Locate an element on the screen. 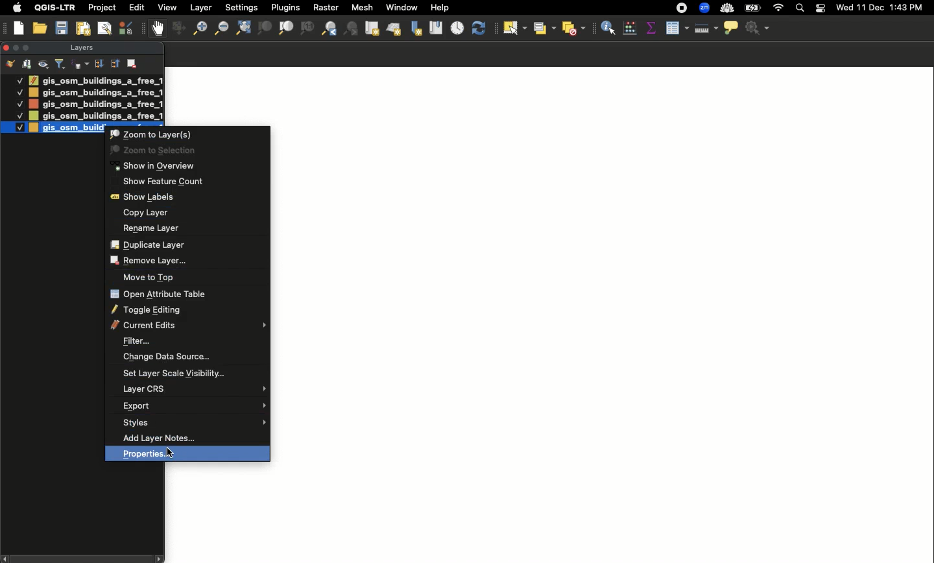  Properties is located at coordinates (187, 454).